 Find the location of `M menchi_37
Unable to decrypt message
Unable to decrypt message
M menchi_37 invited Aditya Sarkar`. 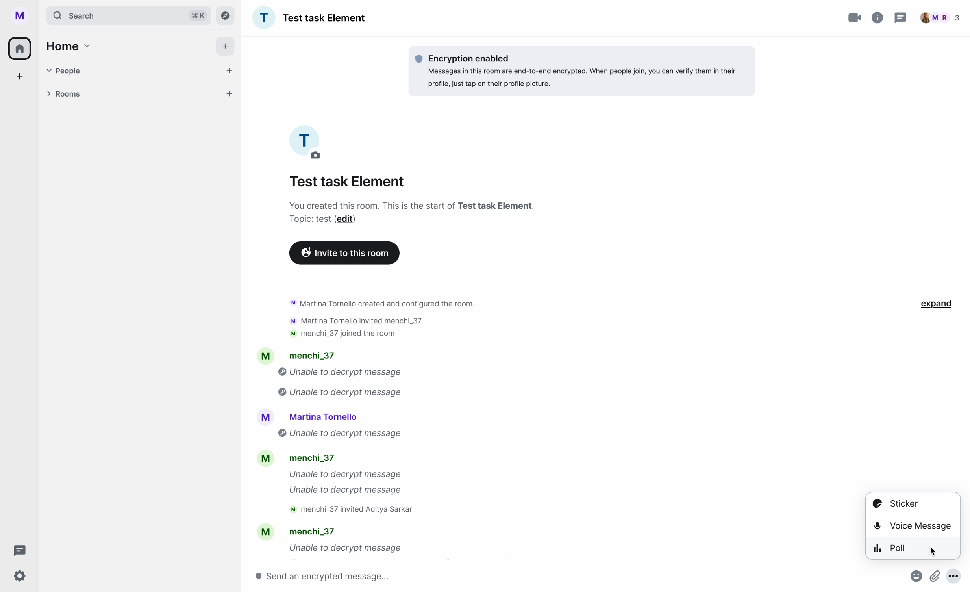

M menchi_37
Unable to decrypt message
Unable to decrypt message
M menchi_37 invited Aditya Sarkar is located at coordinates (341, 485).